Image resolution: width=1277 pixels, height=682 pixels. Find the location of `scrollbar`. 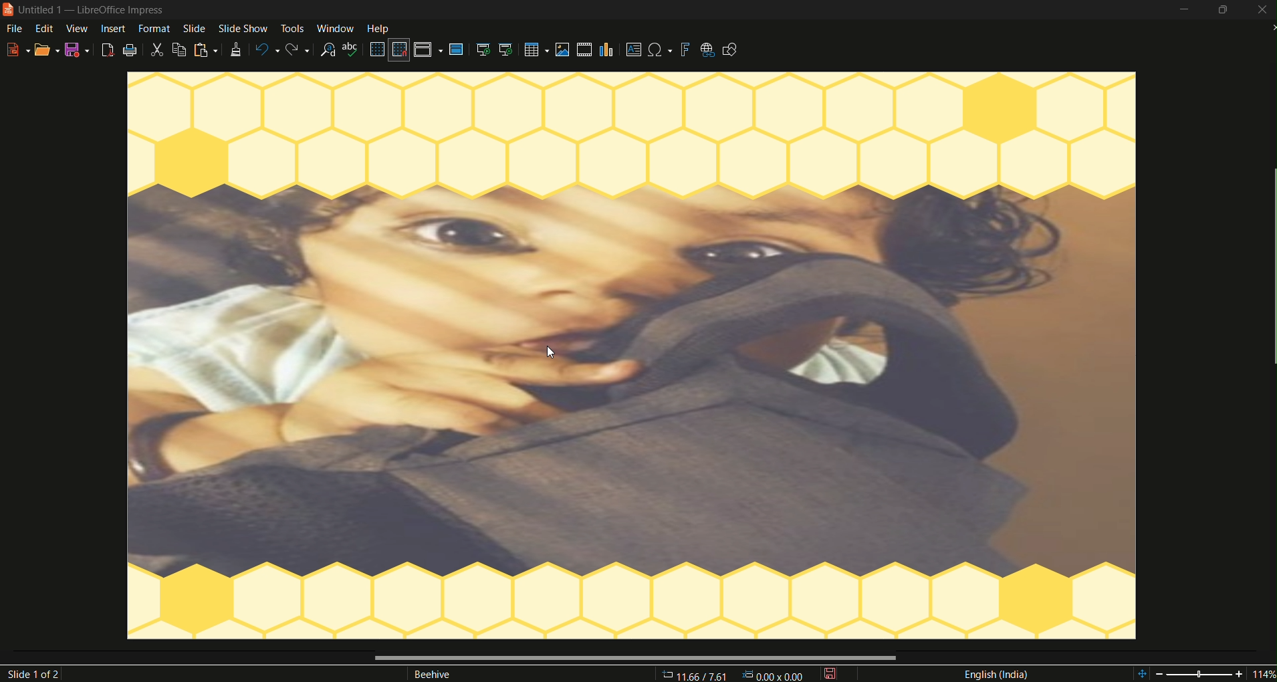

scrollbar is located at coordinates (1269, 268).